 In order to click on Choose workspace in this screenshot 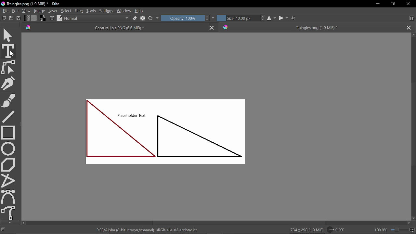, I will do `click(411, 17)`.